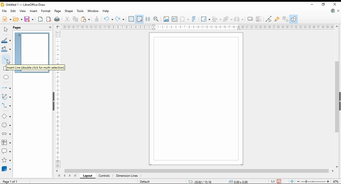 The image size is (341, 184). What do you see at coordinates (76, 176) in the screenshot?
I see `last page` at bounding box center [76, 176].